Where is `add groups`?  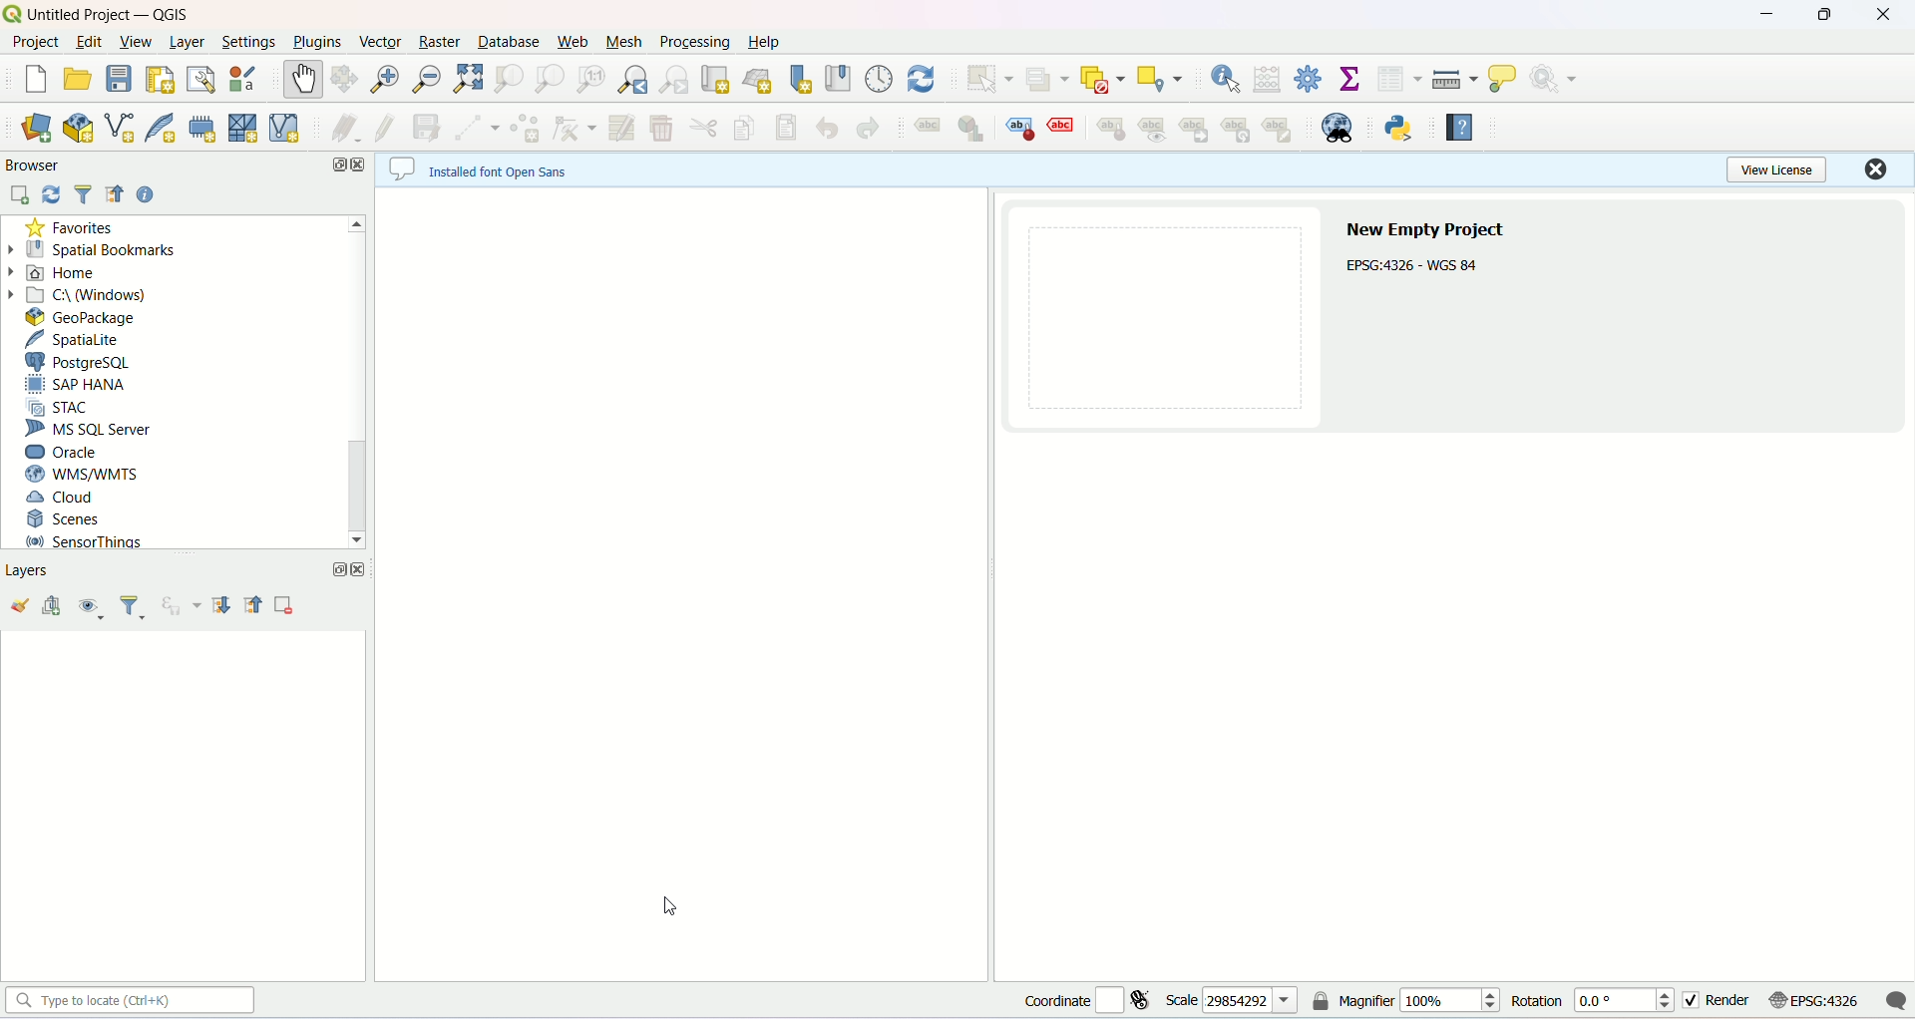 add groups is located at coordinates (53, 605).